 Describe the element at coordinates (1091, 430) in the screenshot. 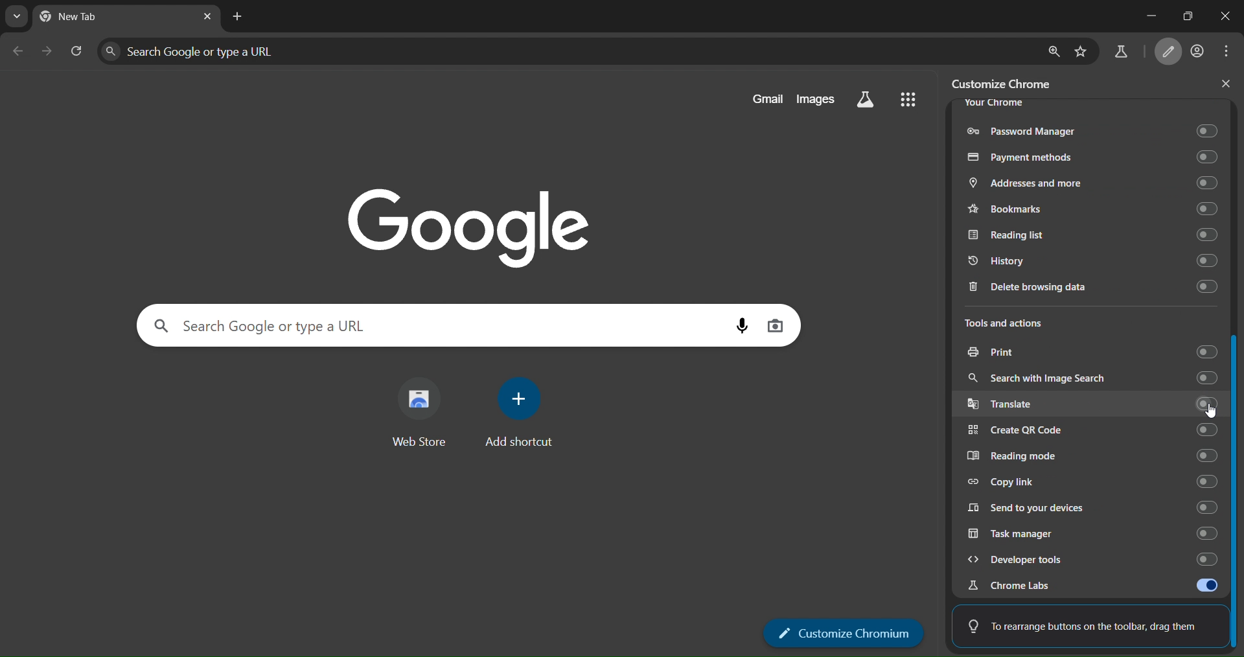

I see `create QR code` at that location.